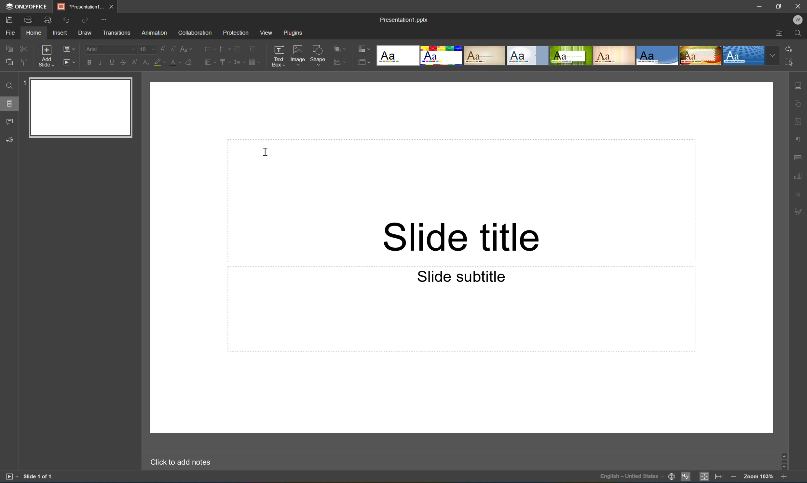 The height and width of the screenshot is (483, 807). I want to click on Slide title, so click(461, 237).